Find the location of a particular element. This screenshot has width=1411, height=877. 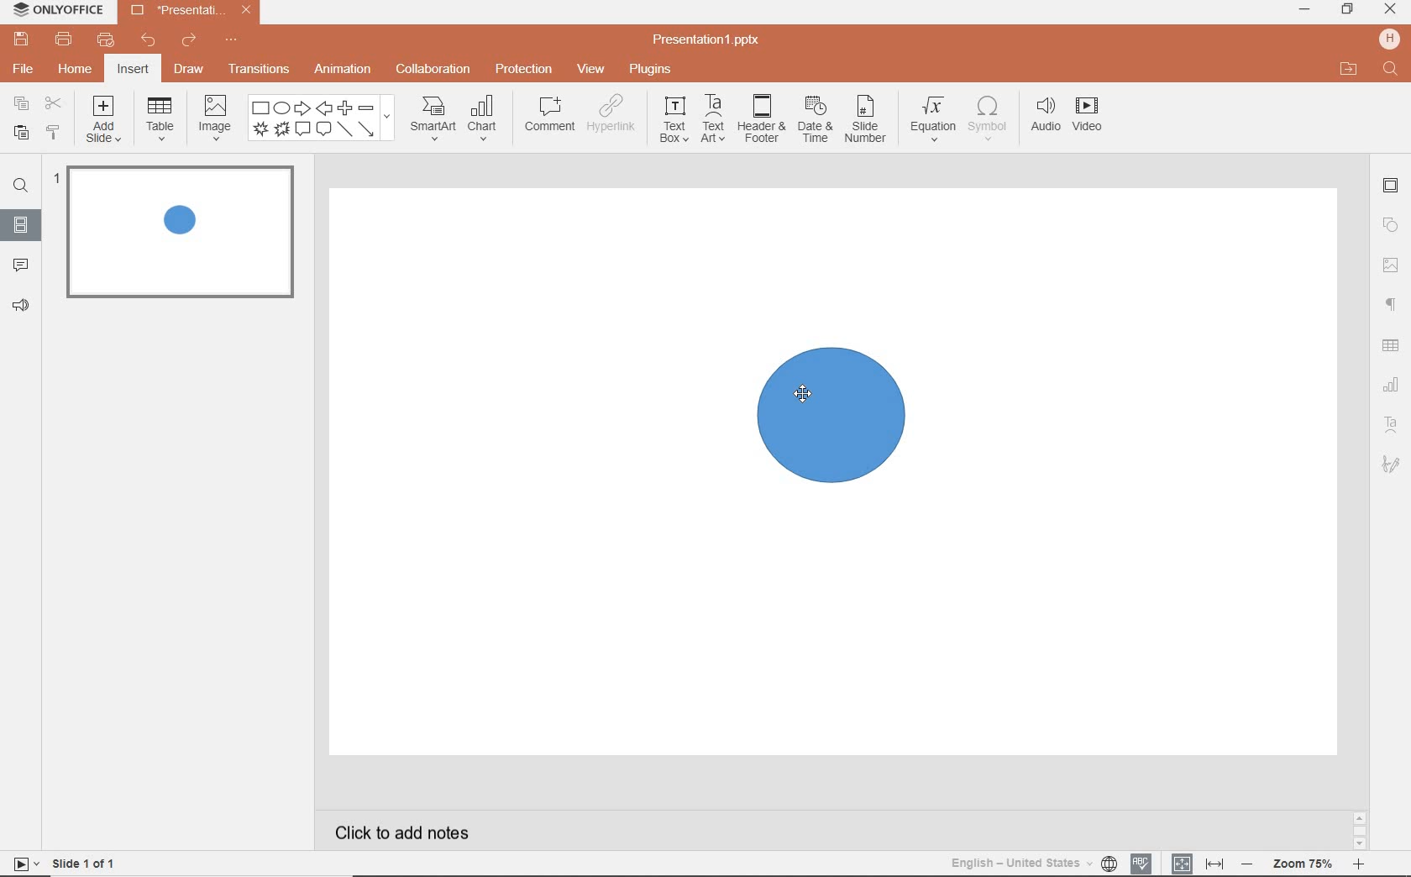

draw is located at coordinates (189, 72).